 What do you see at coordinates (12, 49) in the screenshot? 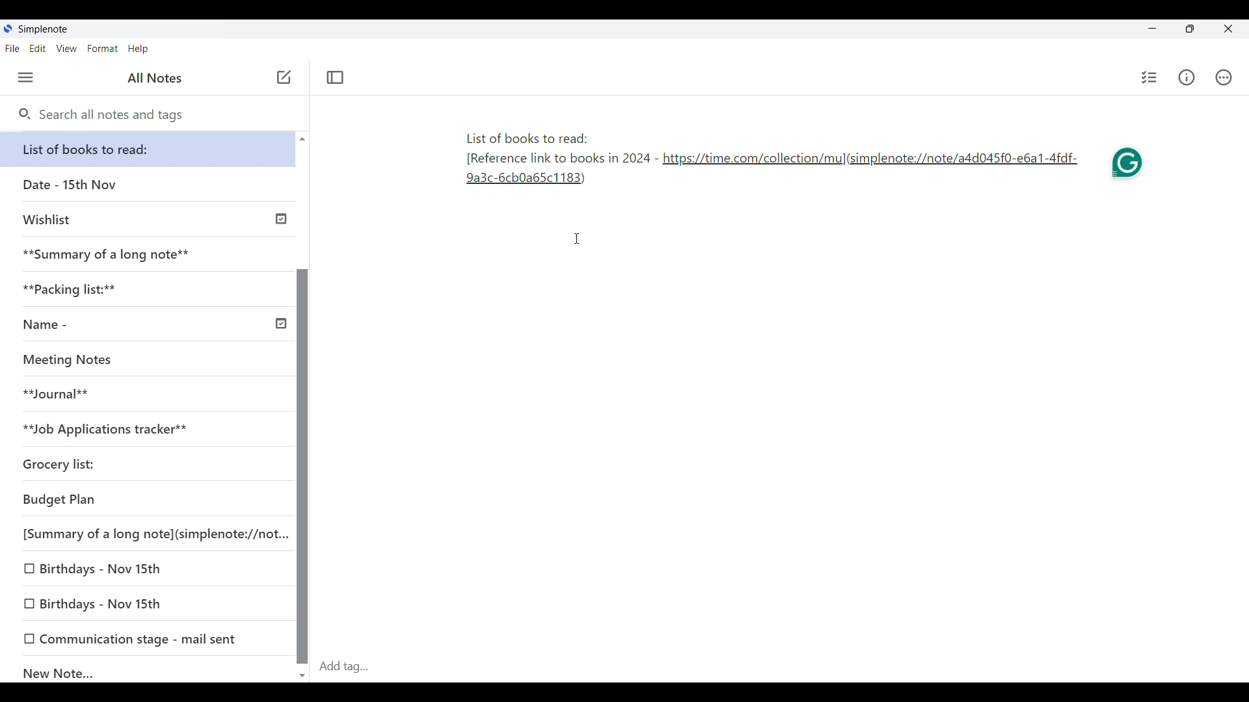
I see `File` at bounding box center [12, 49].